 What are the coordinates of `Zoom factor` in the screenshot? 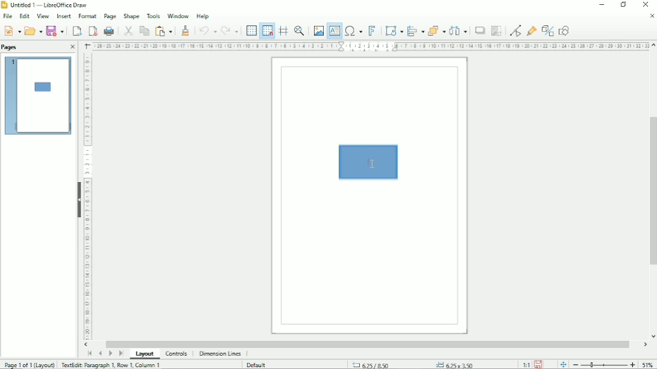 It's located at (647, 364).